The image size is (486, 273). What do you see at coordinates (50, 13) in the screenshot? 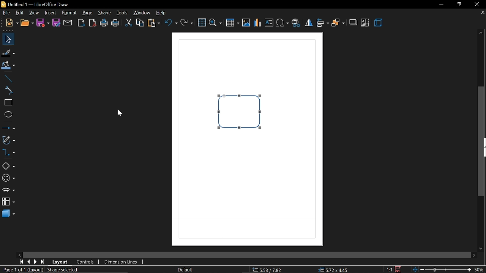
I see `insert` at bounding box center [50, 13].